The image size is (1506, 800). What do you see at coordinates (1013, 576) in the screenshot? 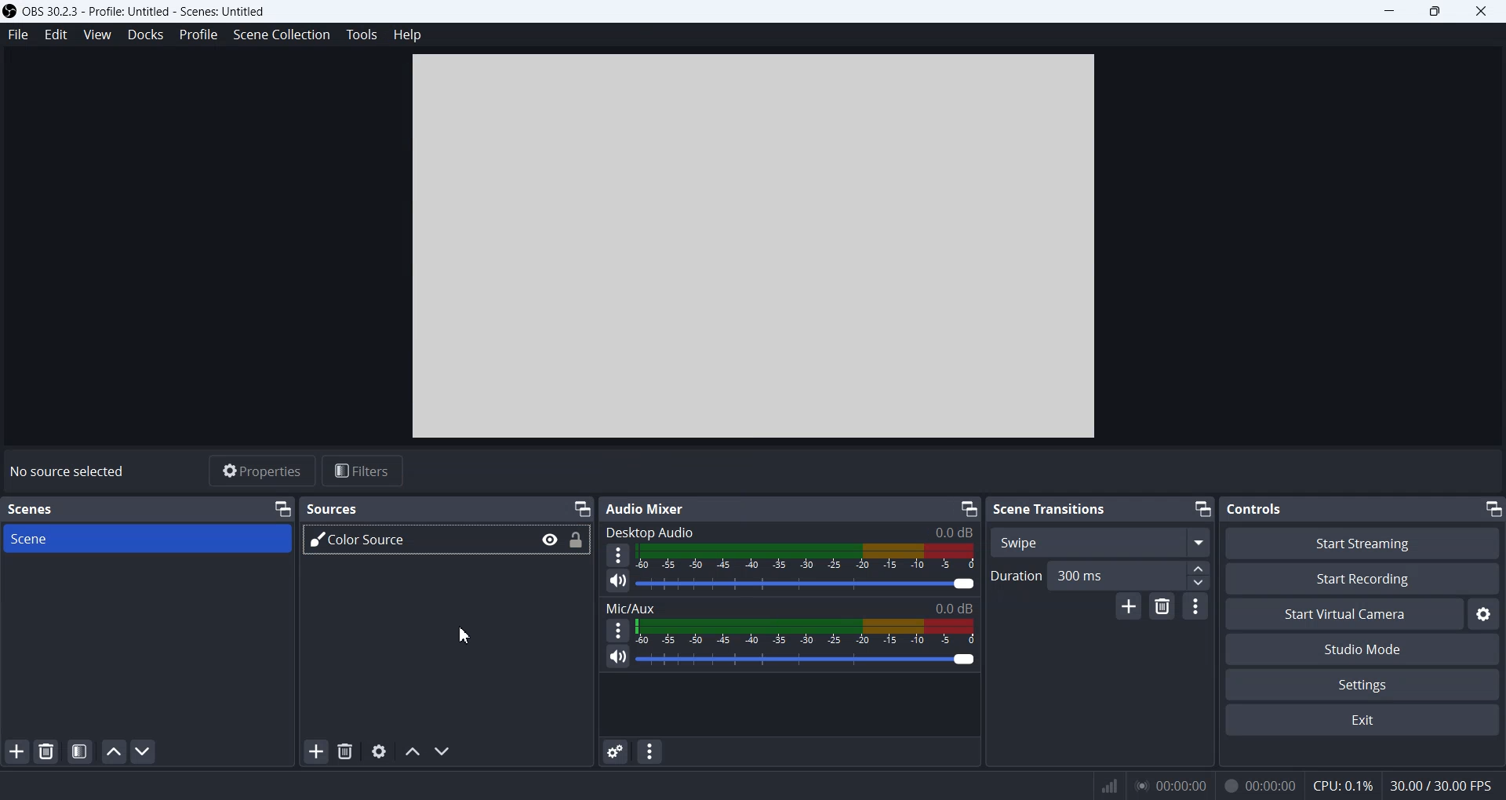
I see `Duration` at bounding box center [1013, 576].